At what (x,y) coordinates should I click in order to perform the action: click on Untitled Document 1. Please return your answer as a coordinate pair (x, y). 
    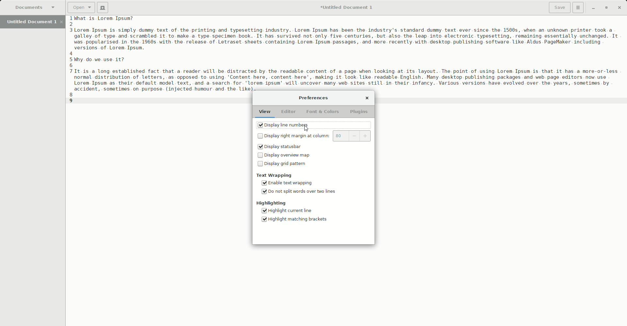
    Looking at the image, I should click on (347, 8).